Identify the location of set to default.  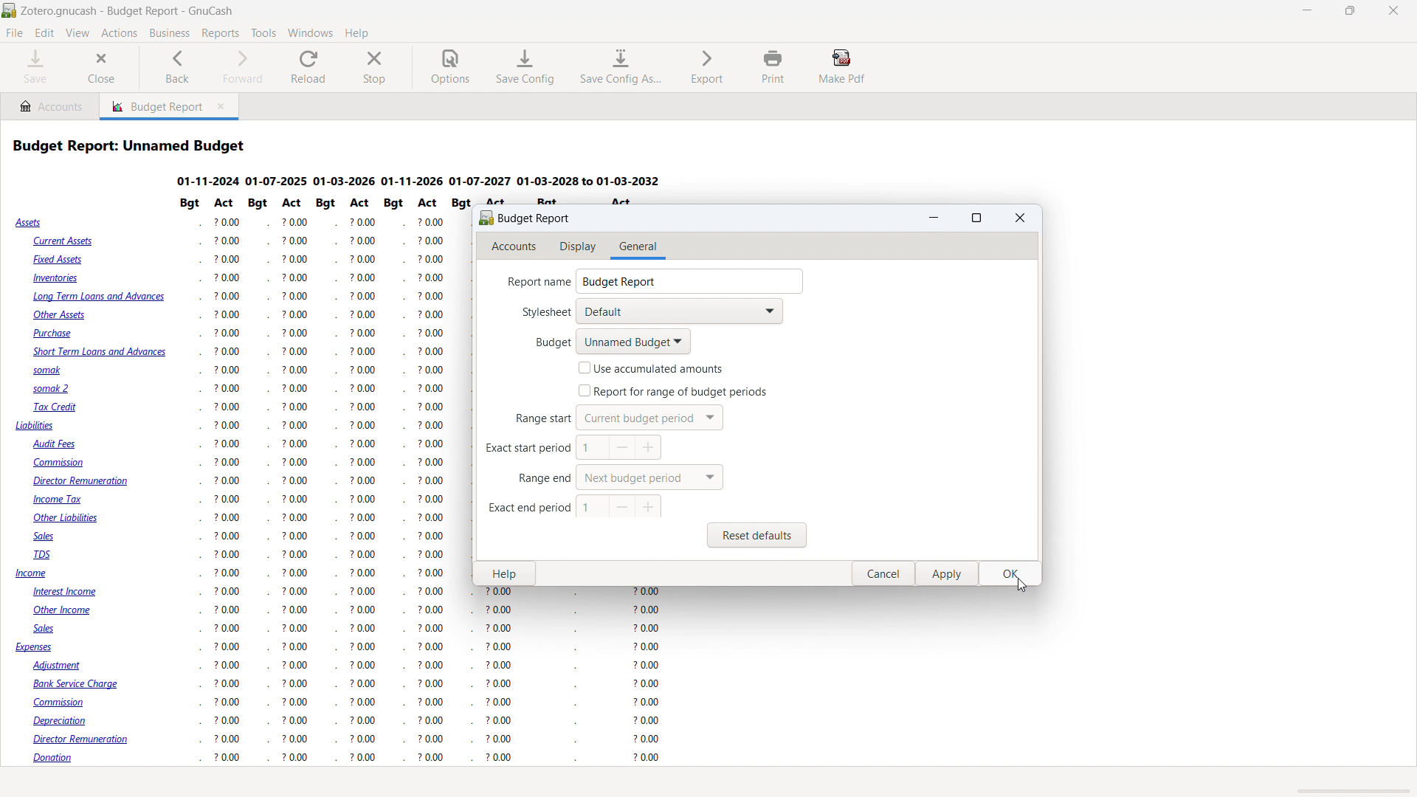
(593, 507).